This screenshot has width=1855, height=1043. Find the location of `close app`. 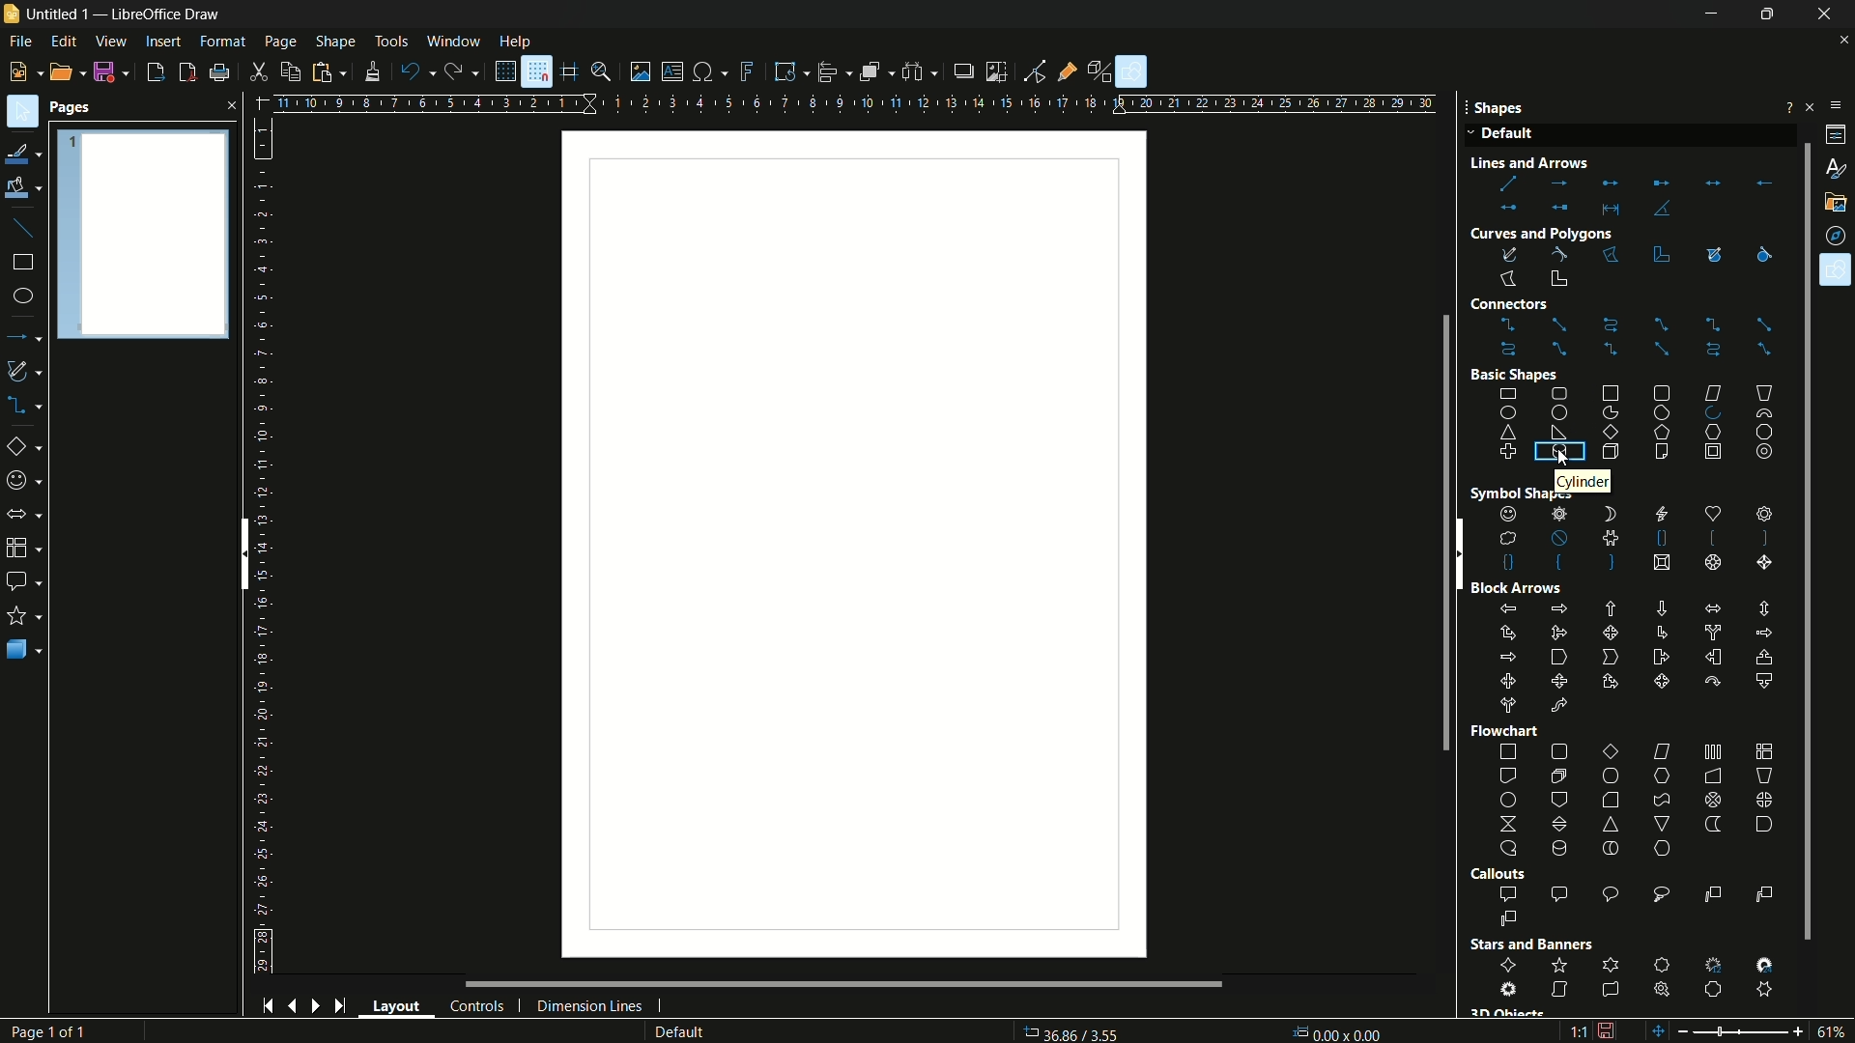

close app is located at coordinates (1830, 14).